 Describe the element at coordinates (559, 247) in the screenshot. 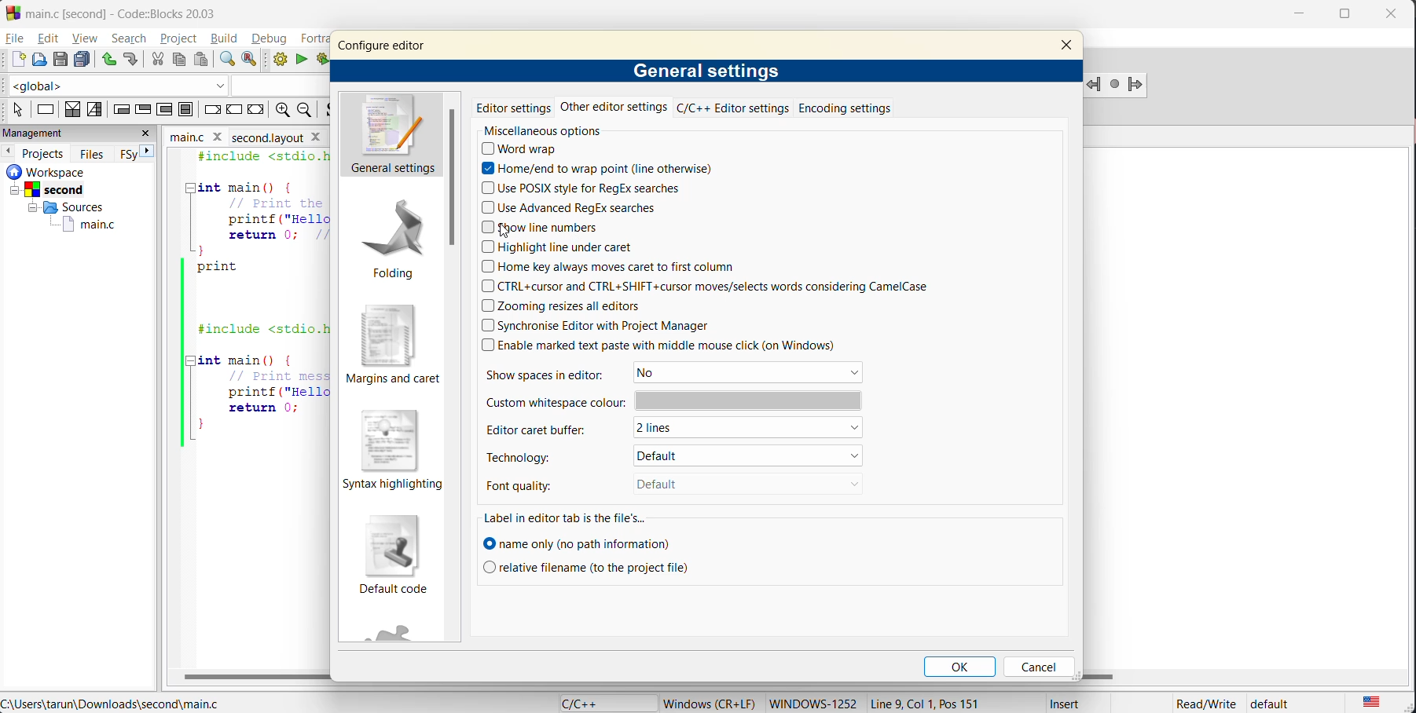

I see `highlight line under caret` at that location.